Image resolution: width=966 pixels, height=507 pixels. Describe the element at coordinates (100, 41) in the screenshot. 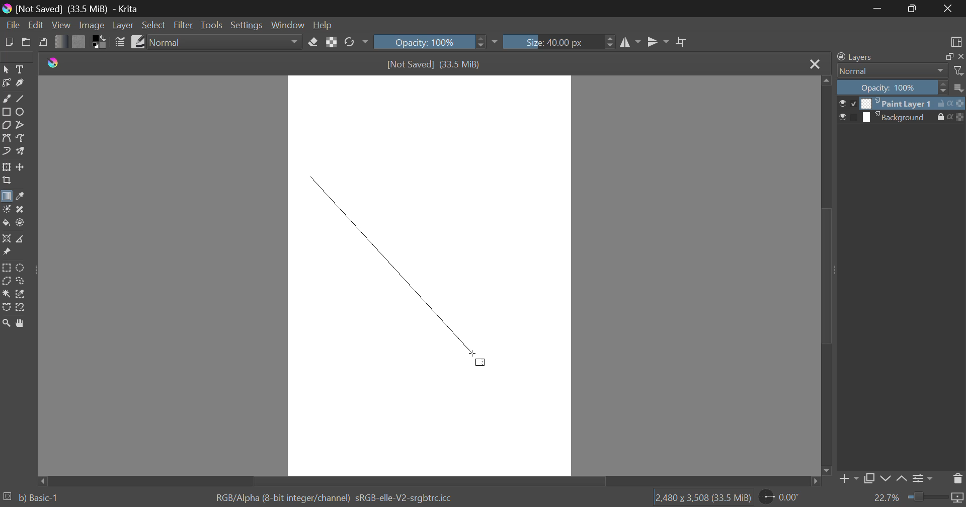

I see `Colors in use` at that location.